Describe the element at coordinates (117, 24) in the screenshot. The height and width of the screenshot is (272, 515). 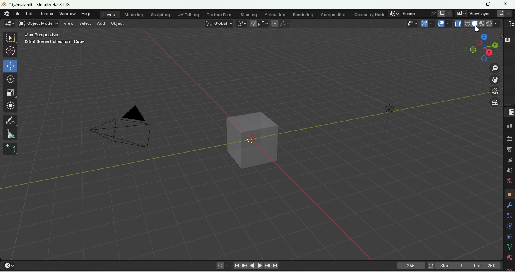
I see `Object` at that location.